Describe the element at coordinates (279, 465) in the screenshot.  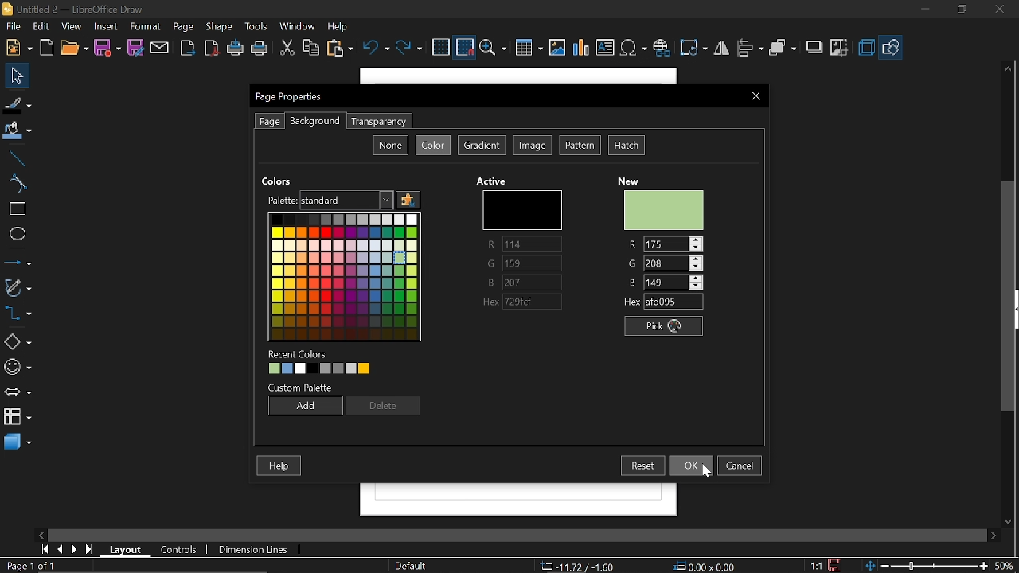
I see `Help` at that location.